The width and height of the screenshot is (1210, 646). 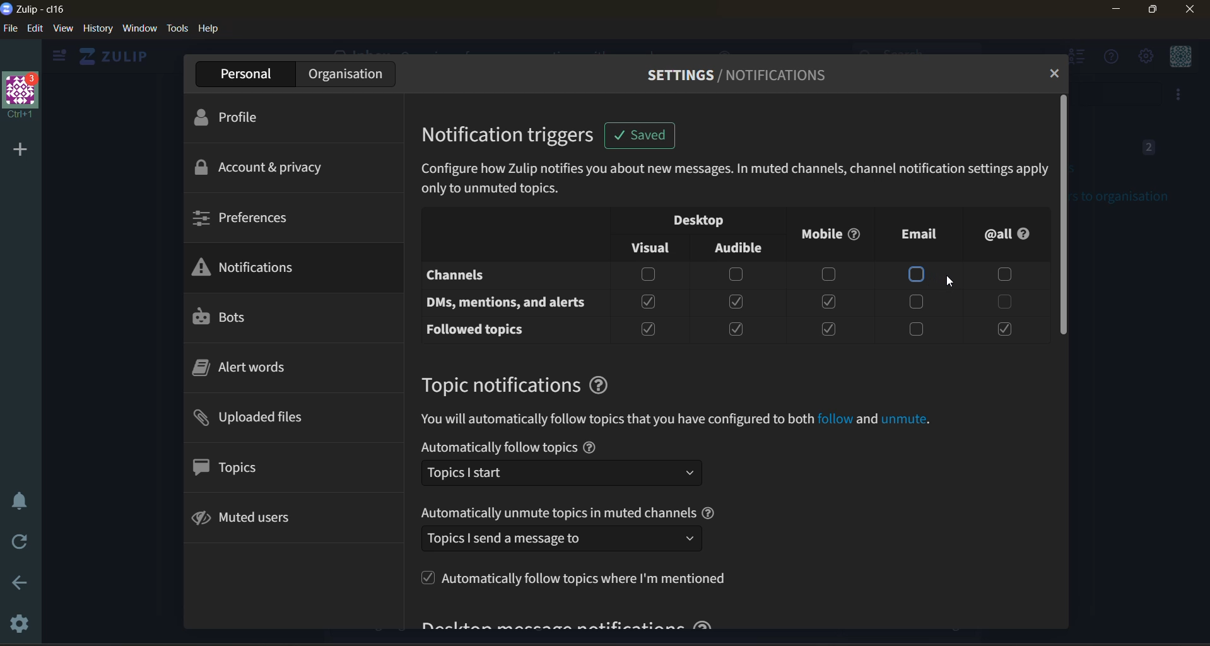 What do you see at coordinates (1144, 56) in the screenshot?
I see `settings menu` at bounding box center [1144, 56].